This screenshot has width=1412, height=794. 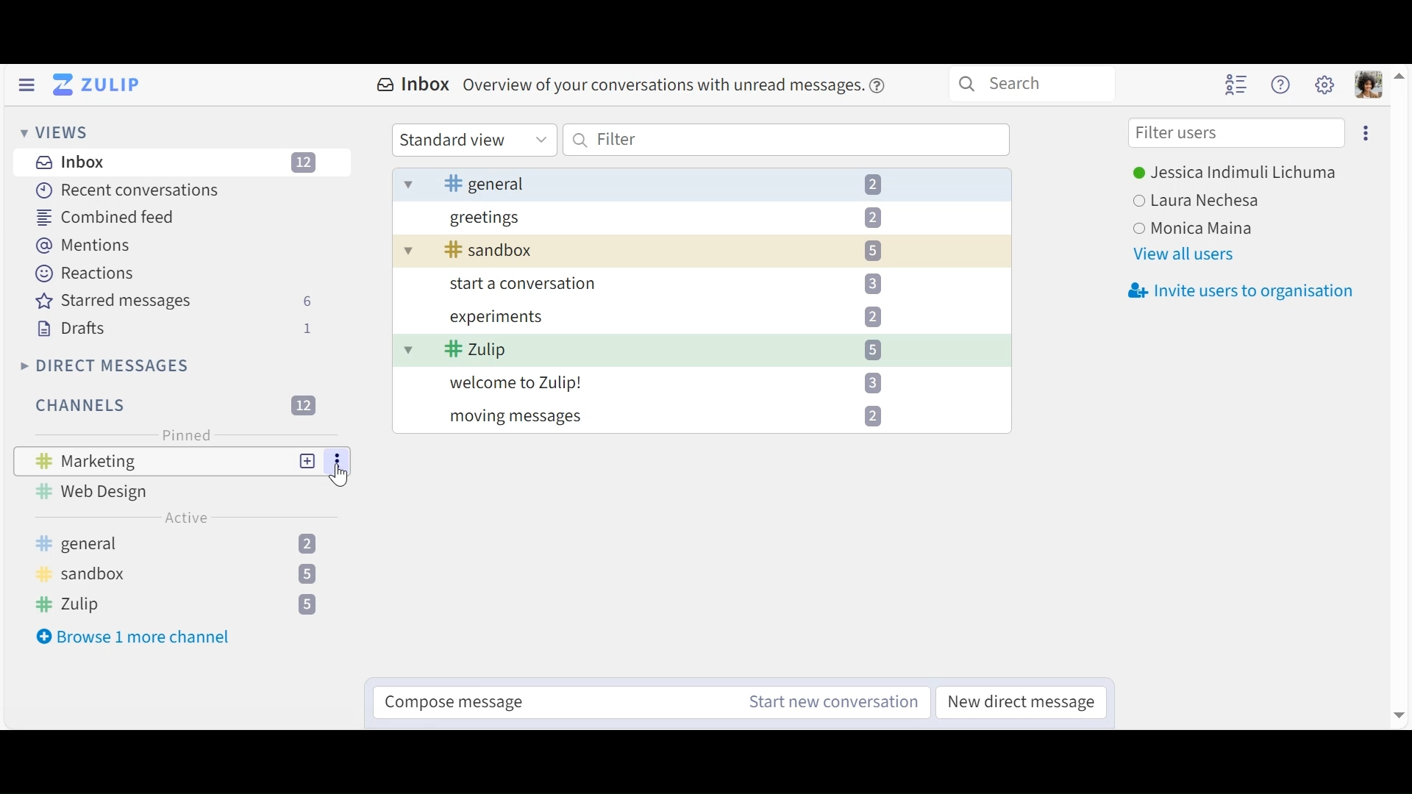 I want to click on Inbox, so click(x=632, y=85).